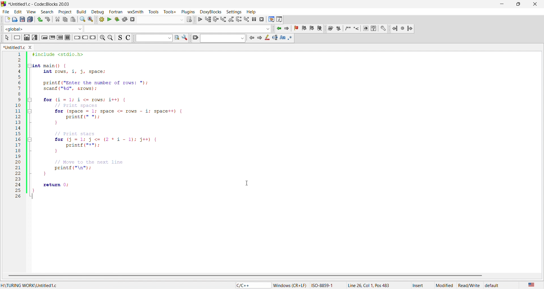  I want to click on rebuild, so click(124, 19).